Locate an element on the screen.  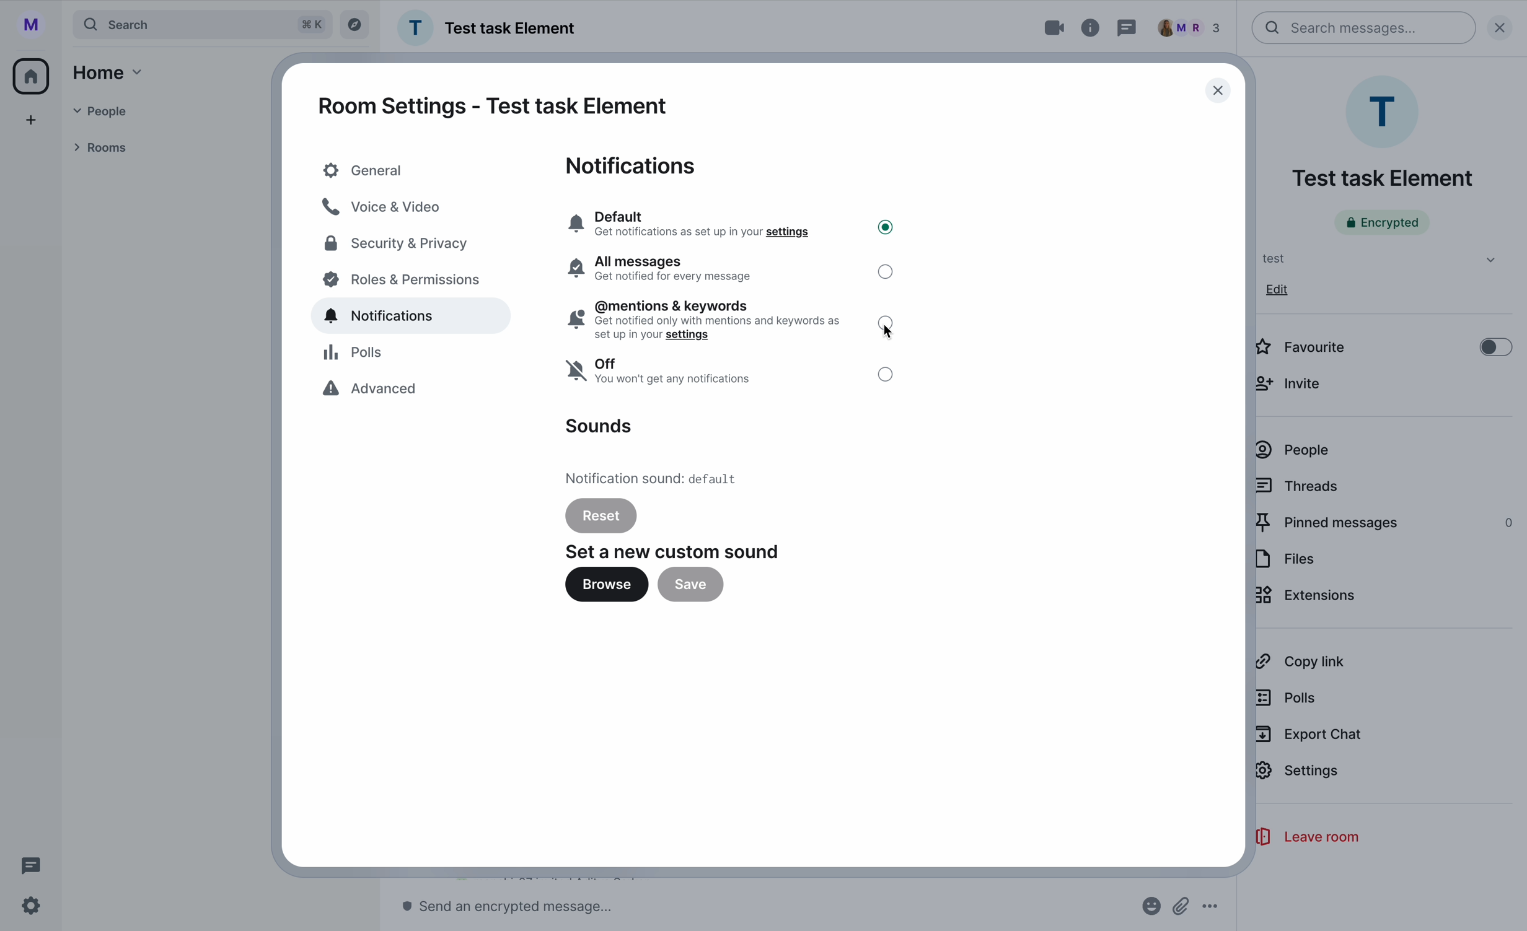
notification sound: default is located at coordinates (656, 477).